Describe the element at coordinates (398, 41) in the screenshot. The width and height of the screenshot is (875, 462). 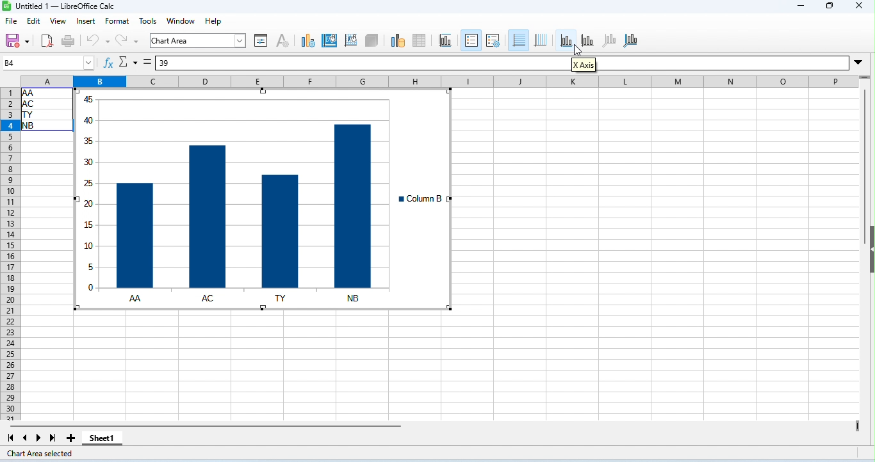
I see `data ranges` at that location.